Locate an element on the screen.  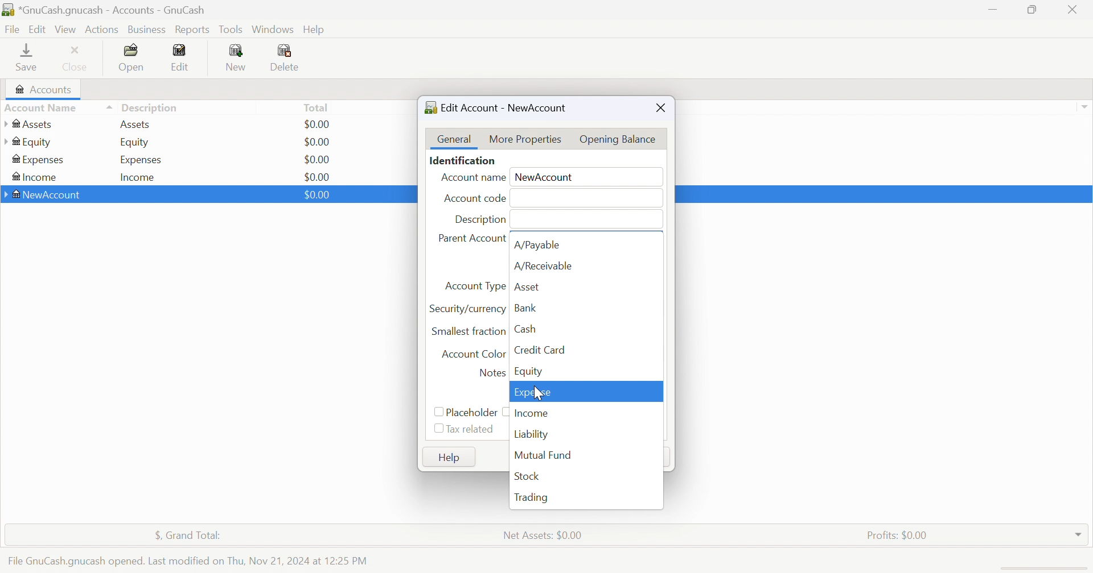
Tax related is located at coordinates (473, 429).